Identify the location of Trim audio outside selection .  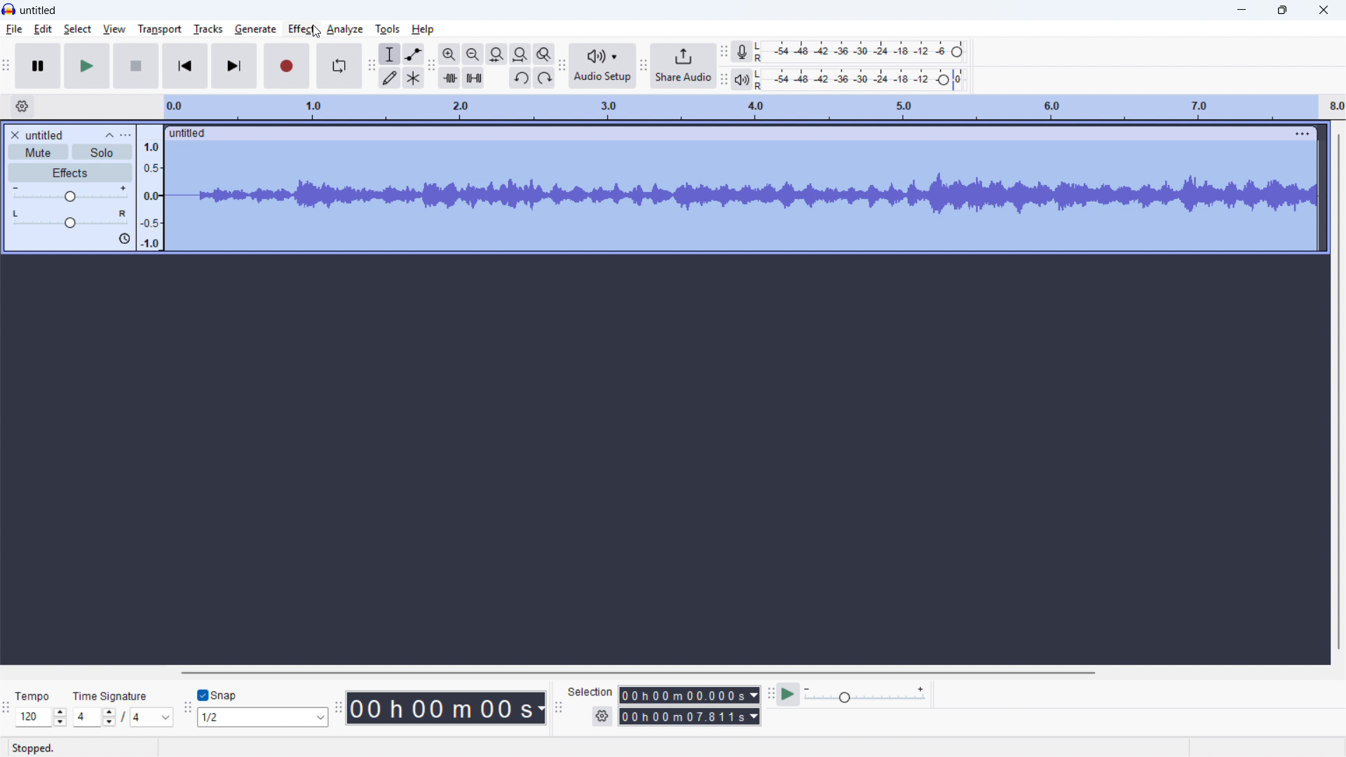
(449, 79).